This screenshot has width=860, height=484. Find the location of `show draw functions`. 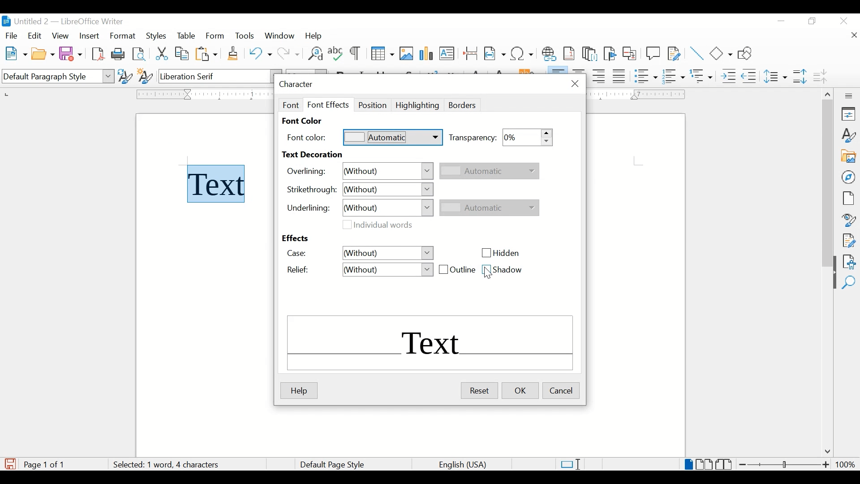

show draw functions is located at coordinates (748, 53).